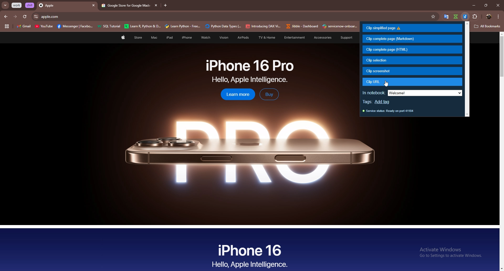 This screenshot has width=504, height=271. Describe the element at coordinates (466, 17) in the screenshot. I see `jibble ` at that location.